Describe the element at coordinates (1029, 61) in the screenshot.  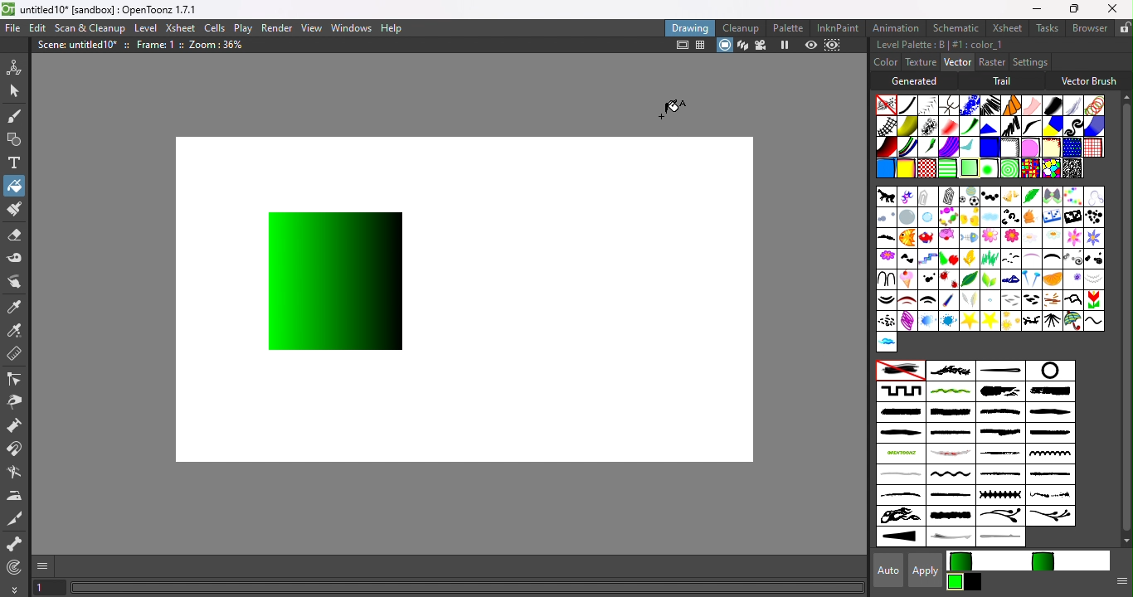
I see `Settings` at that location.